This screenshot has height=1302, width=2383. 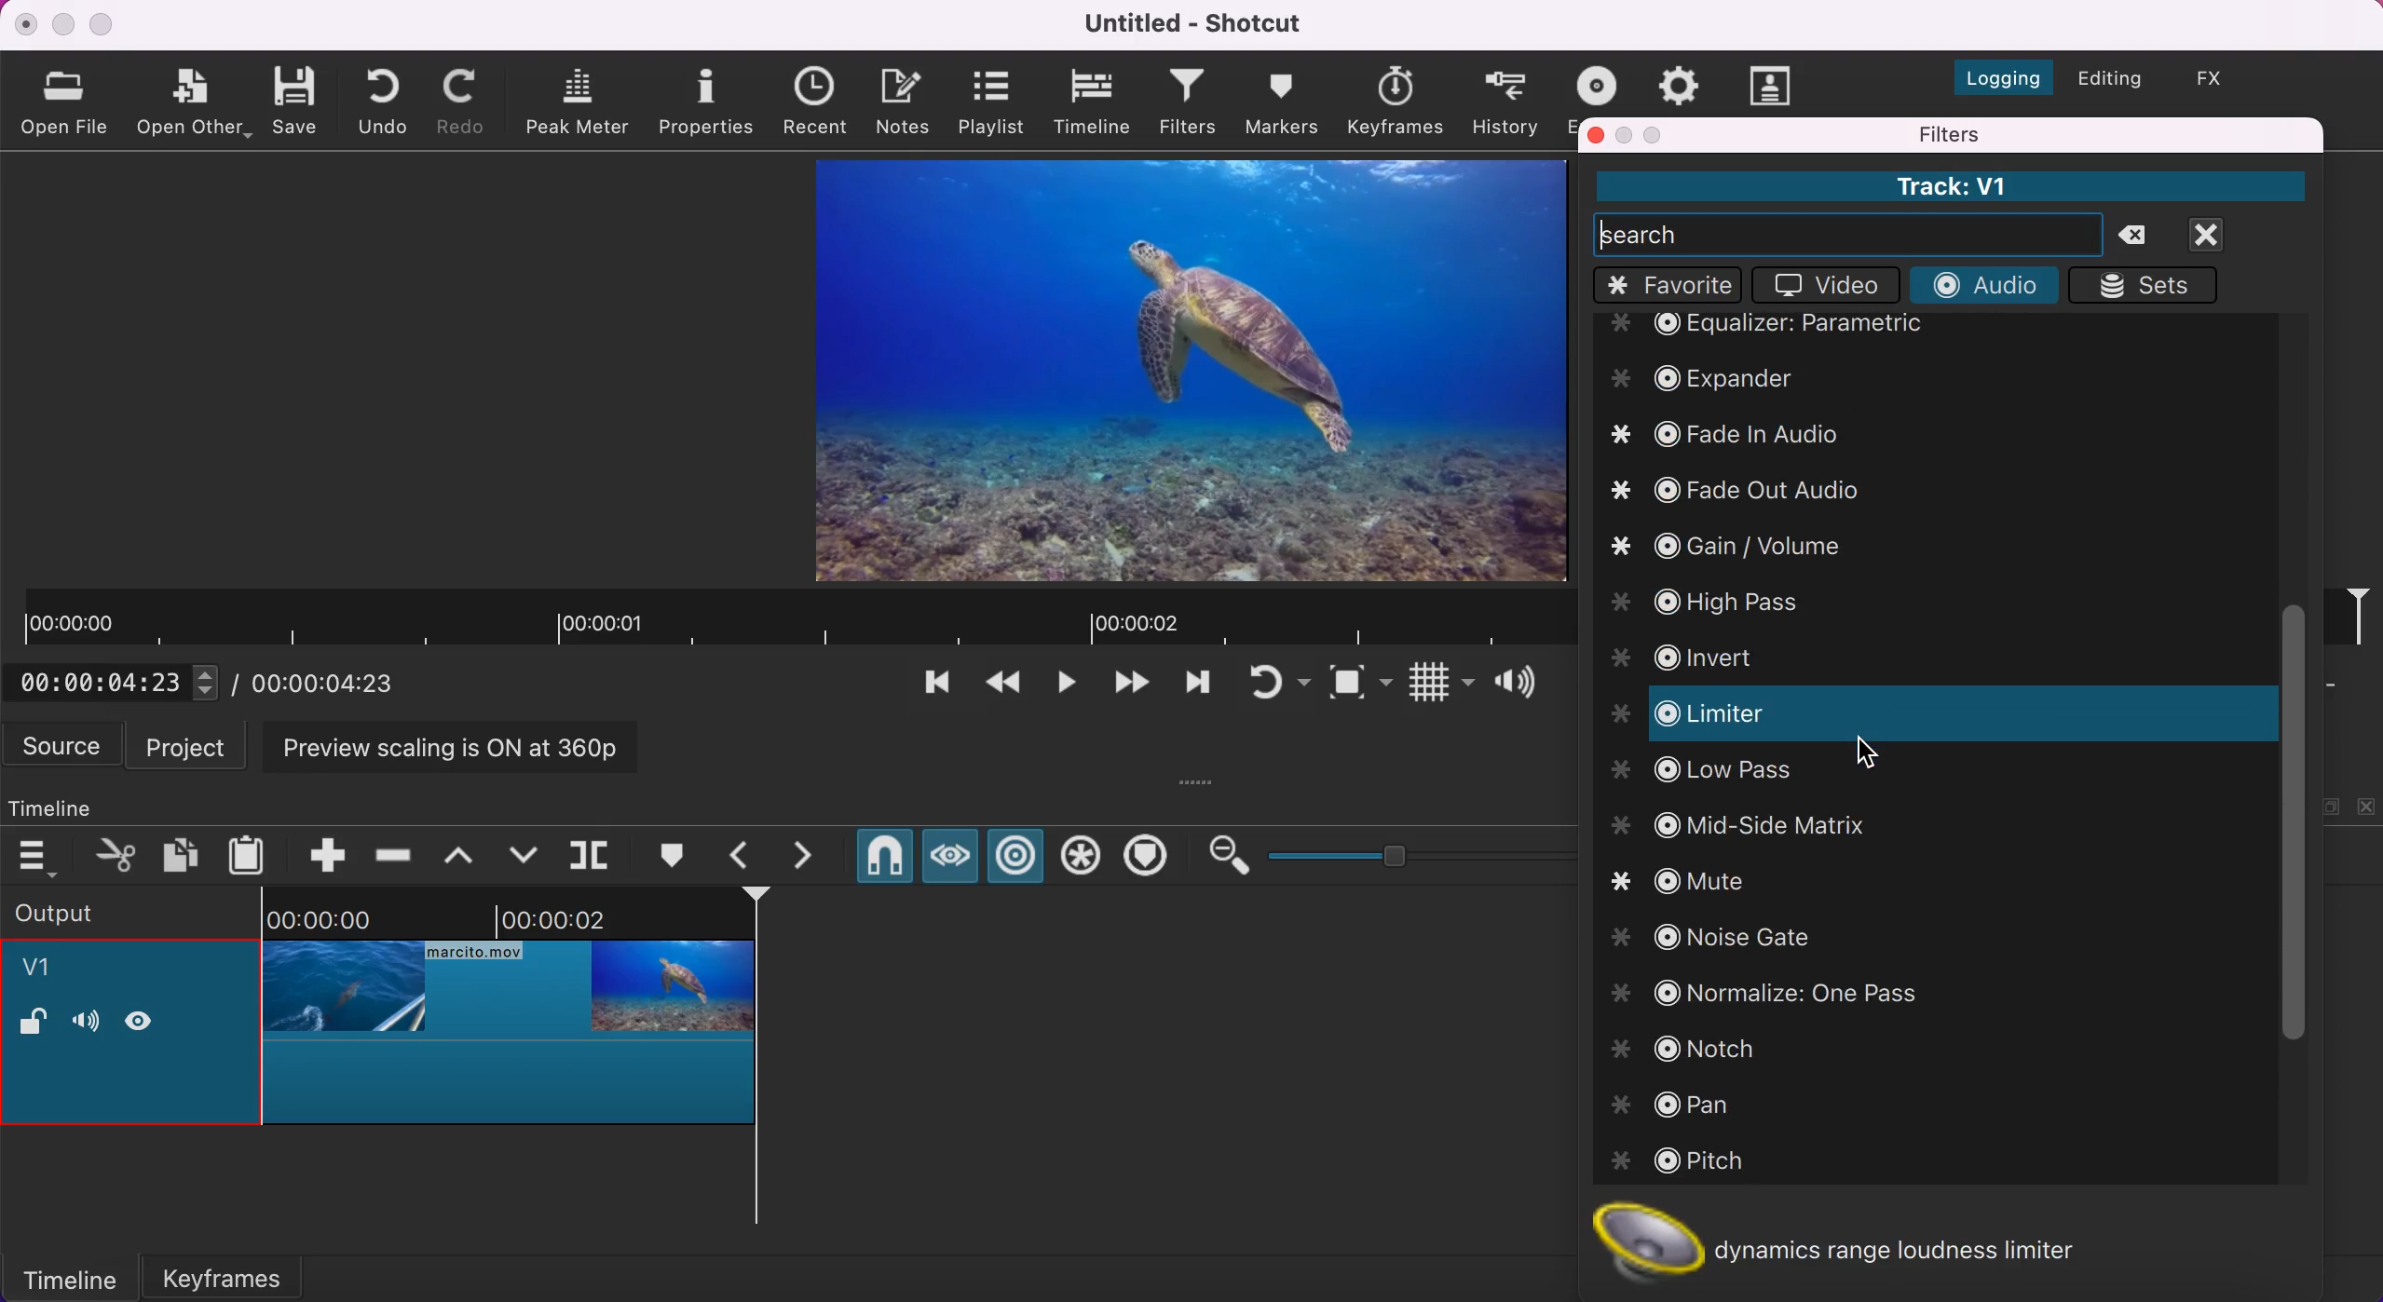 What do you see at coordinates (2142, 237) in the screenshot?
I see `delete` at bounding box center [2142, 237].